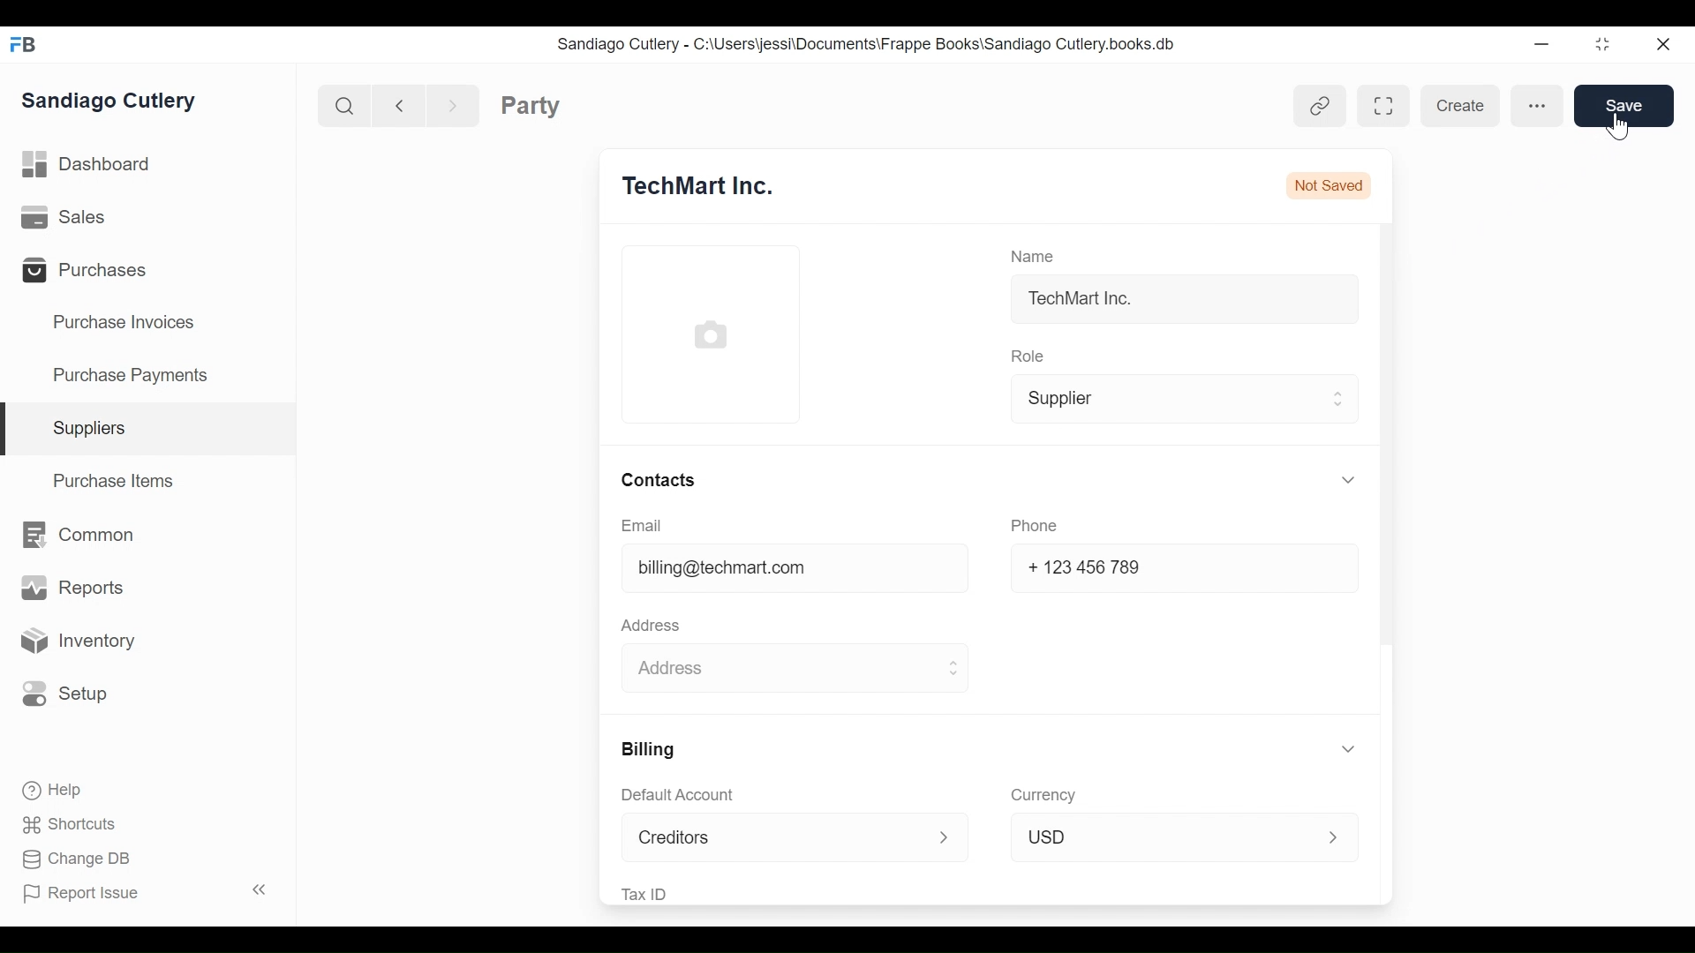 The image size is (1695, 953). Describe the element at coordinates (1035, 253) in the screenshot. I see `Name` at that location.